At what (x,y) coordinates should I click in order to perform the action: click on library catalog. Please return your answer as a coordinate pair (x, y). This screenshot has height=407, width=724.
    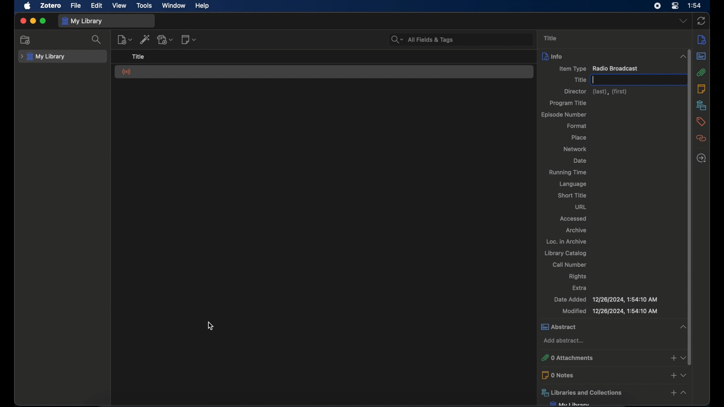
    Looking at the image, I should click on (566, 254).